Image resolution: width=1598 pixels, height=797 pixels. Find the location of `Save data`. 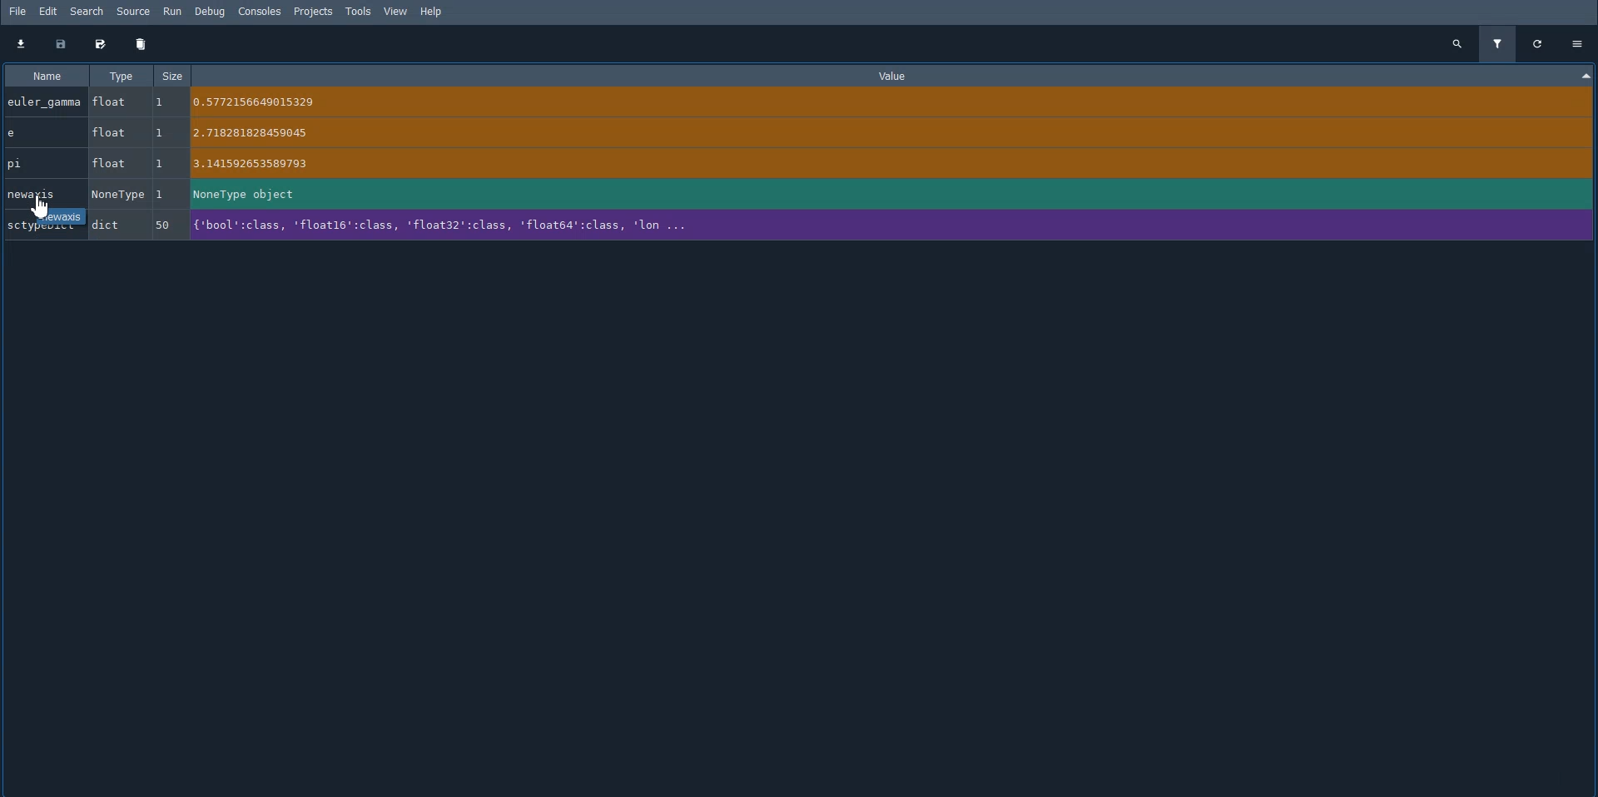

Save data is located at coordinates (61, 45).